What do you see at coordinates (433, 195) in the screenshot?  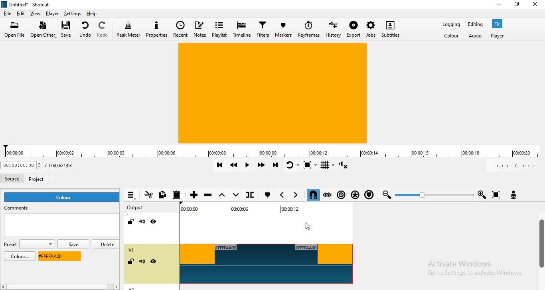 I see `` at bounding box center [433, 195].